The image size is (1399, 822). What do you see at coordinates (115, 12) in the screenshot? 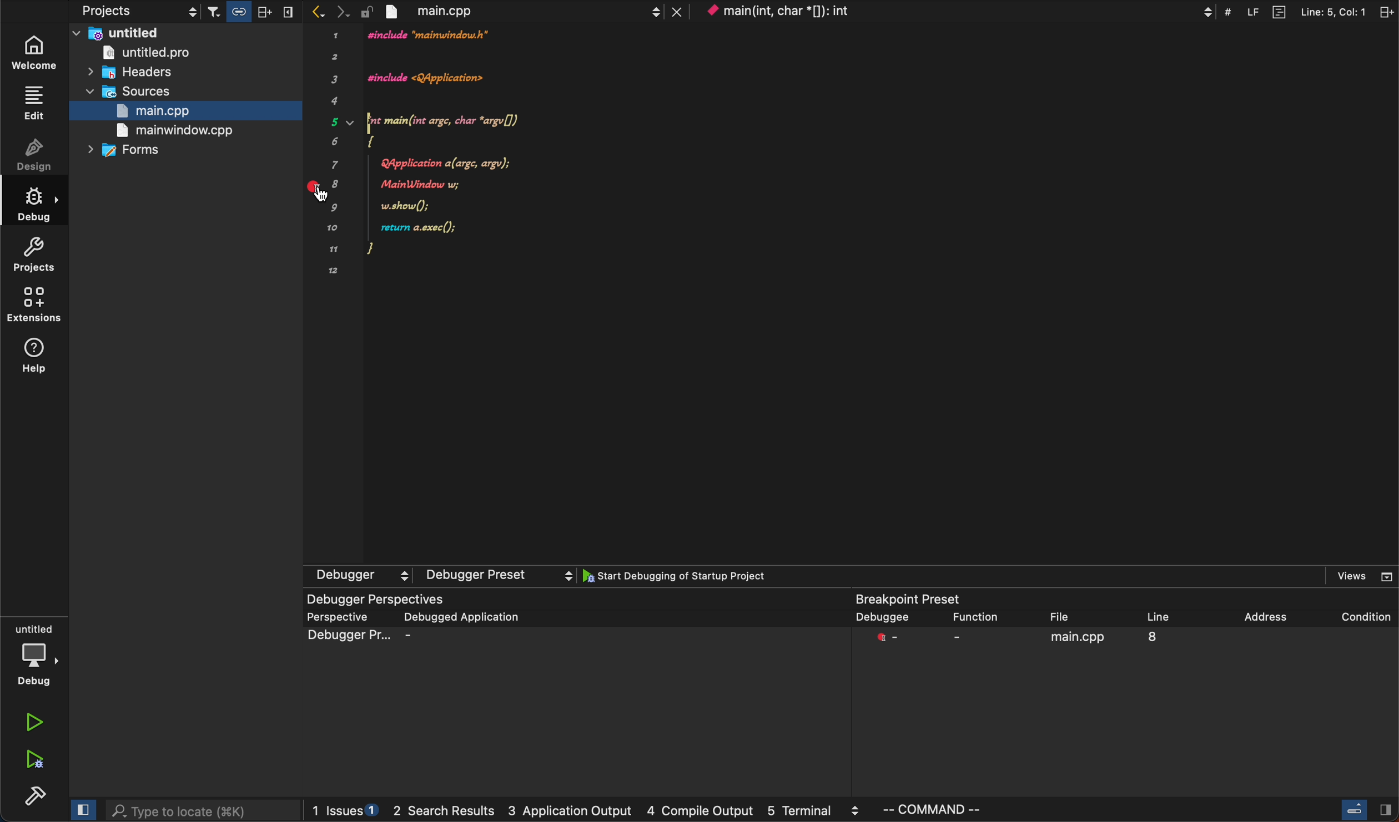
I see `projects` at bounding box center [115, 12].